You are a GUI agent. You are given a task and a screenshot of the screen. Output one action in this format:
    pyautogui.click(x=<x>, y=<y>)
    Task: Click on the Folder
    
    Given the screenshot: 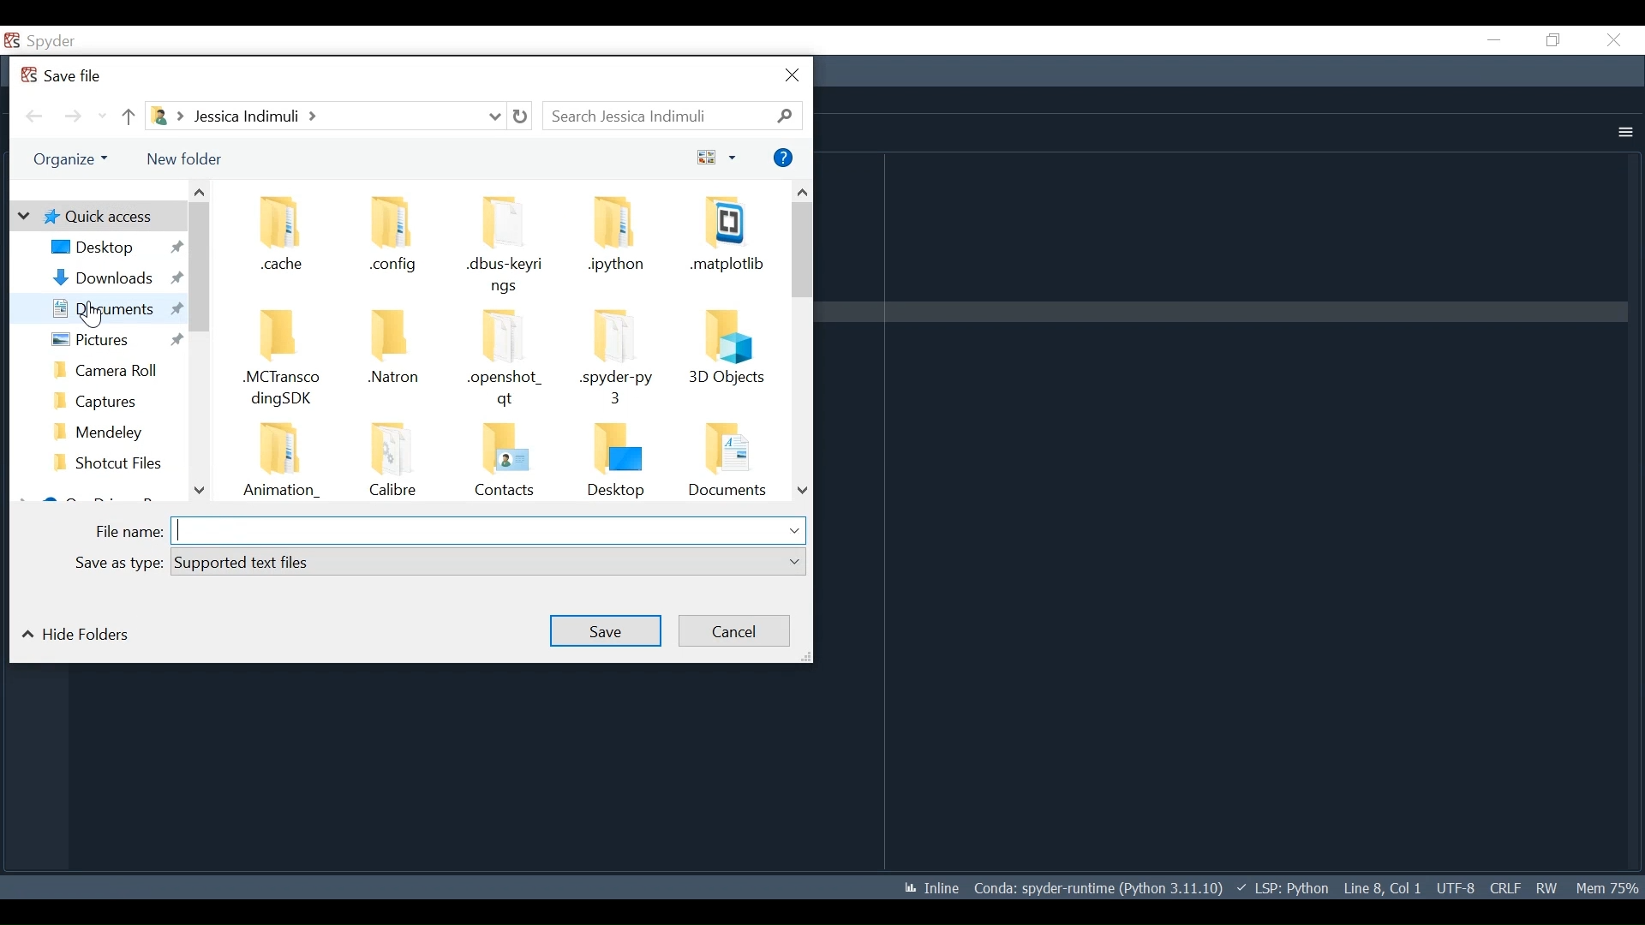 What is the action you would take?
    pyautogui.click(x=110, y=465)
    